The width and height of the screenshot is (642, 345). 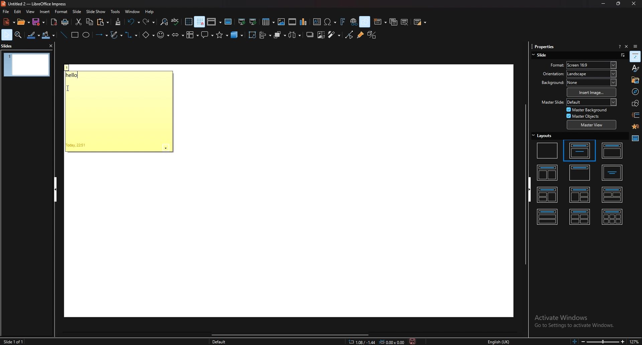 What do you see at coordinates (55, 190) in the screenshot?
I see `hide` at bounding box center [55, 190].